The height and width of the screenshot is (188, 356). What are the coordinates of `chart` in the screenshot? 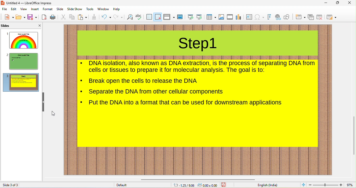 It's located at (239, 17).